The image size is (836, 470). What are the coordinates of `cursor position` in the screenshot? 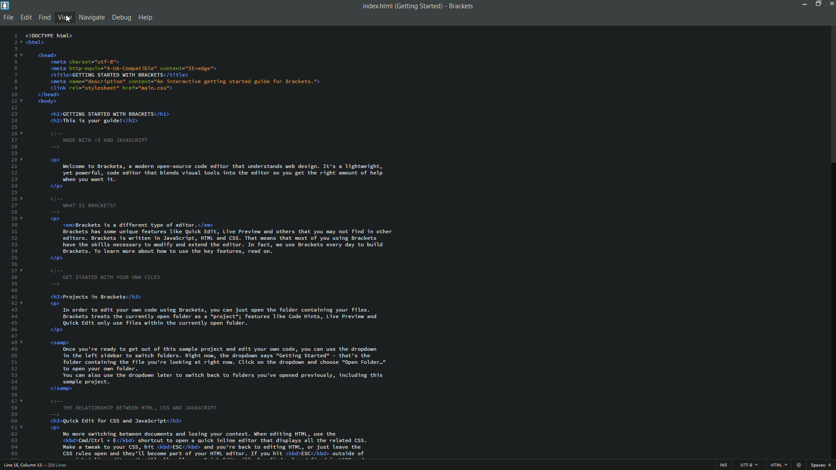 It's located at (24, 466).